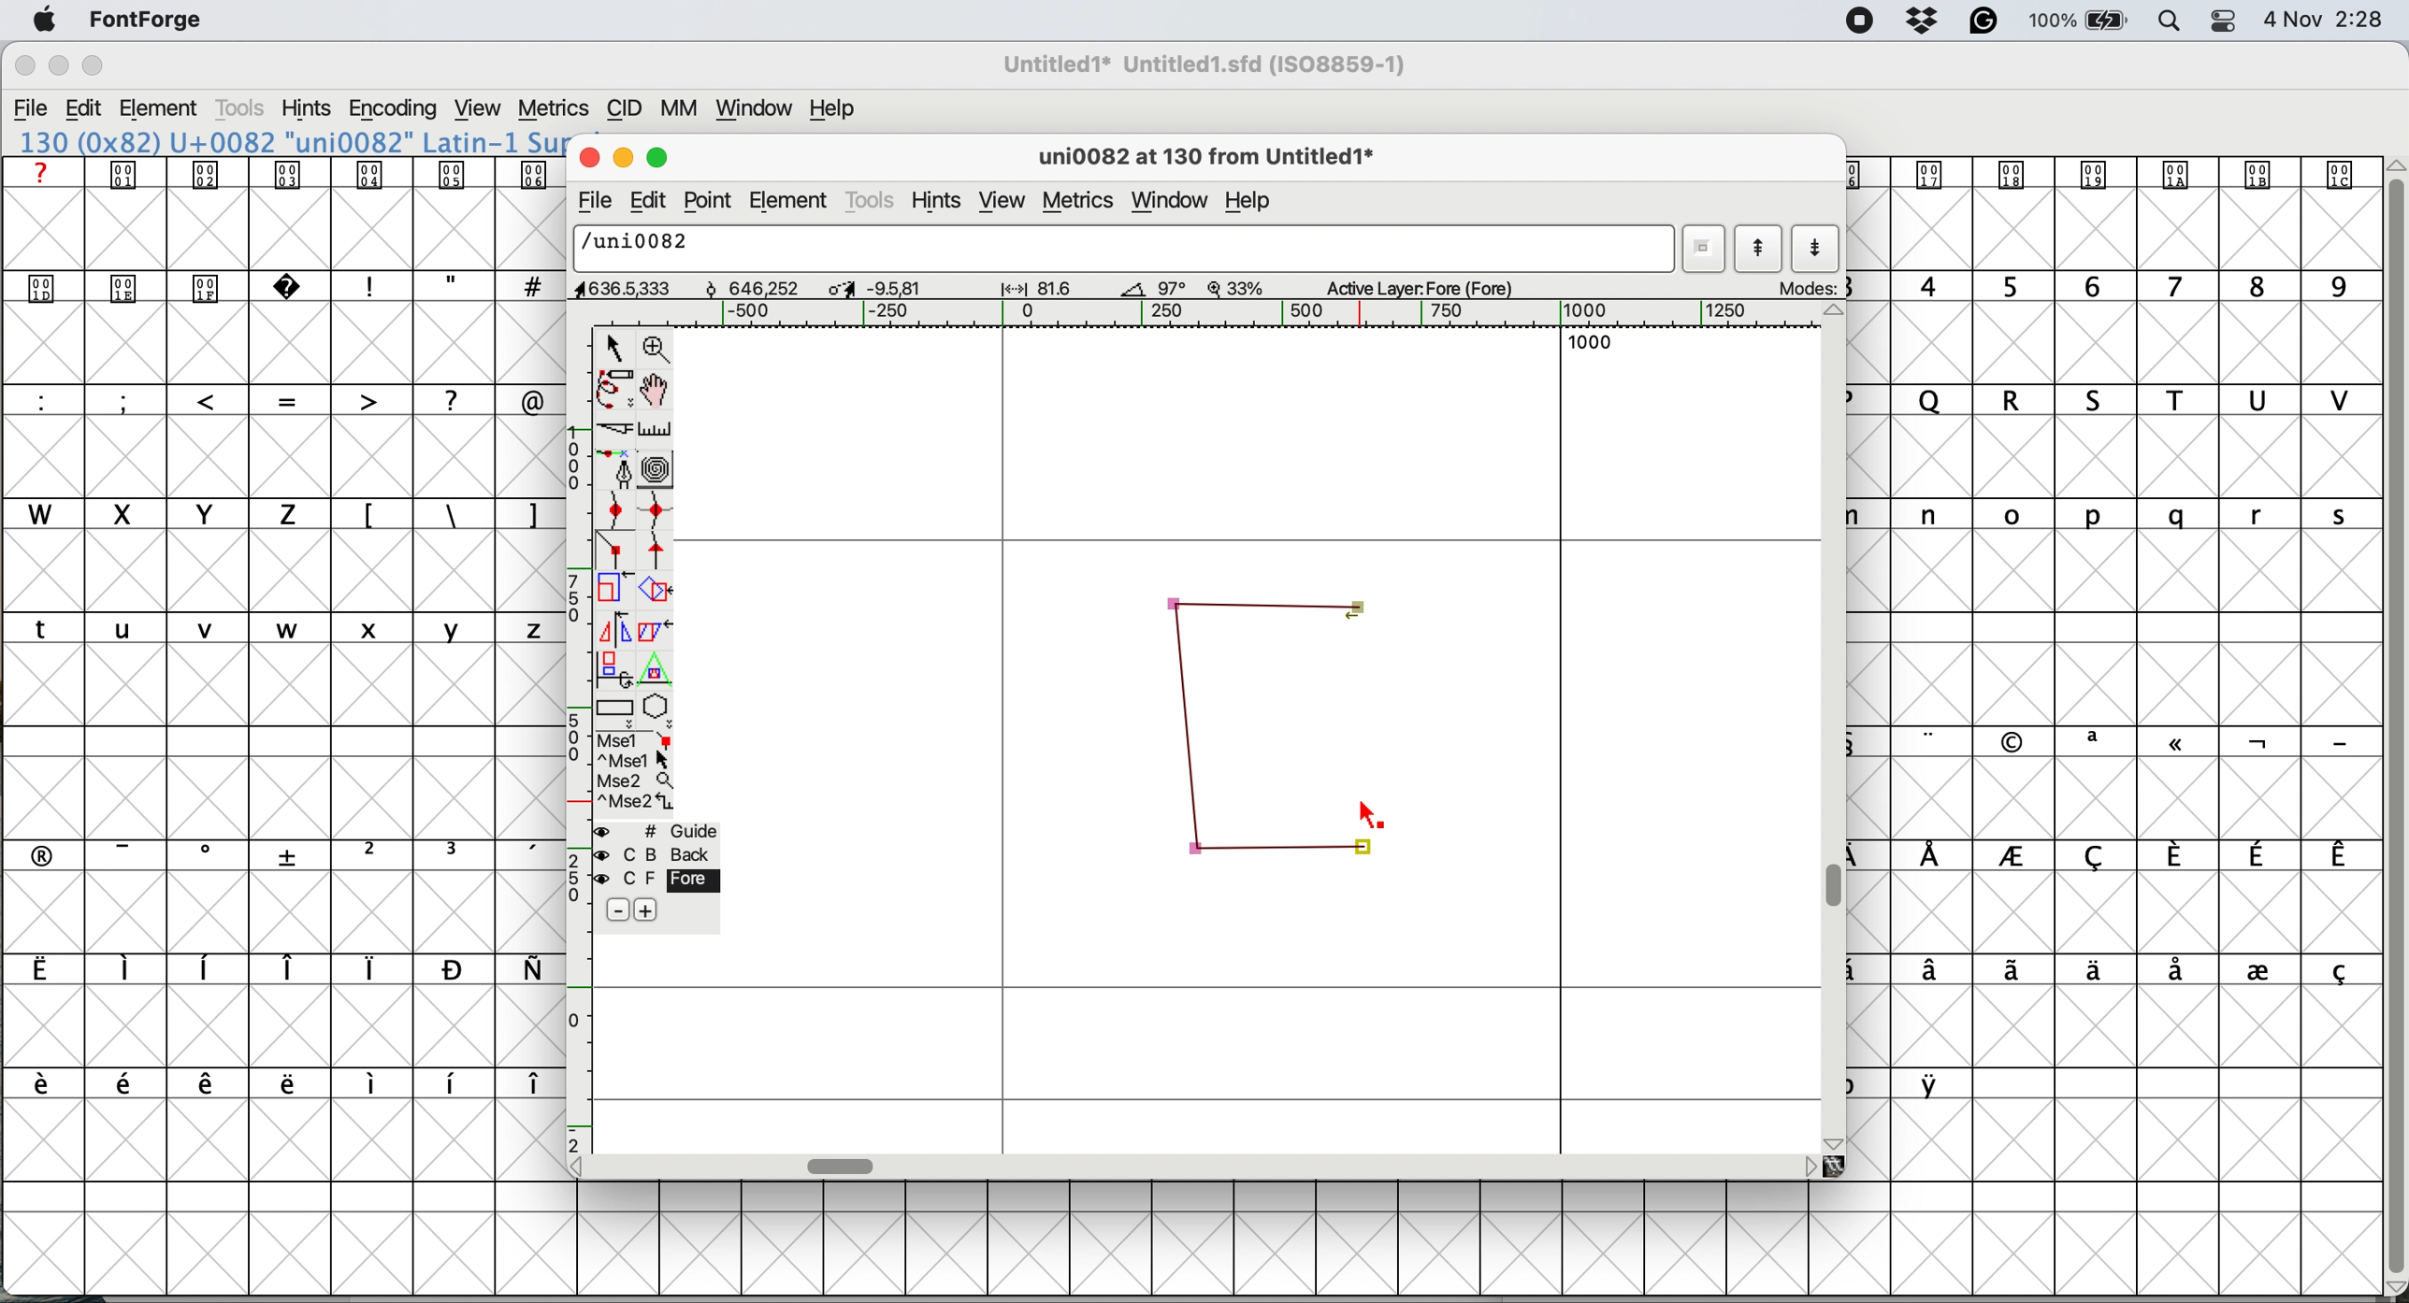  Describe the element at coordinates (395, 109) in the screenshot. I see `encoding` at that location.